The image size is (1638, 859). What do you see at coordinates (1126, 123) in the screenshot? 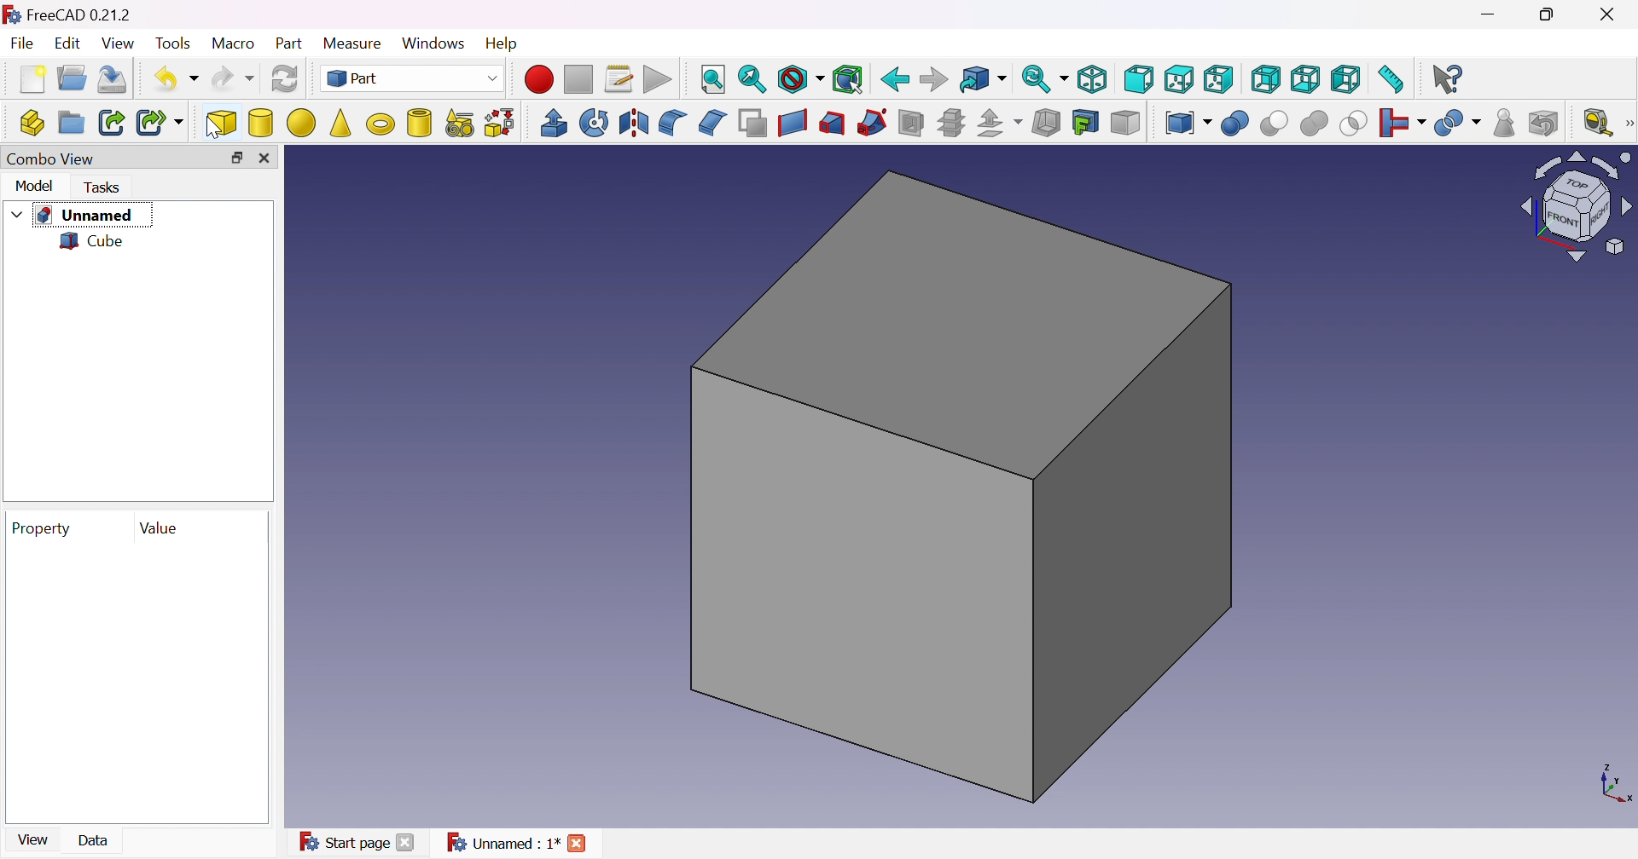
I see `Color per face` at bounding box center [1126, 123].